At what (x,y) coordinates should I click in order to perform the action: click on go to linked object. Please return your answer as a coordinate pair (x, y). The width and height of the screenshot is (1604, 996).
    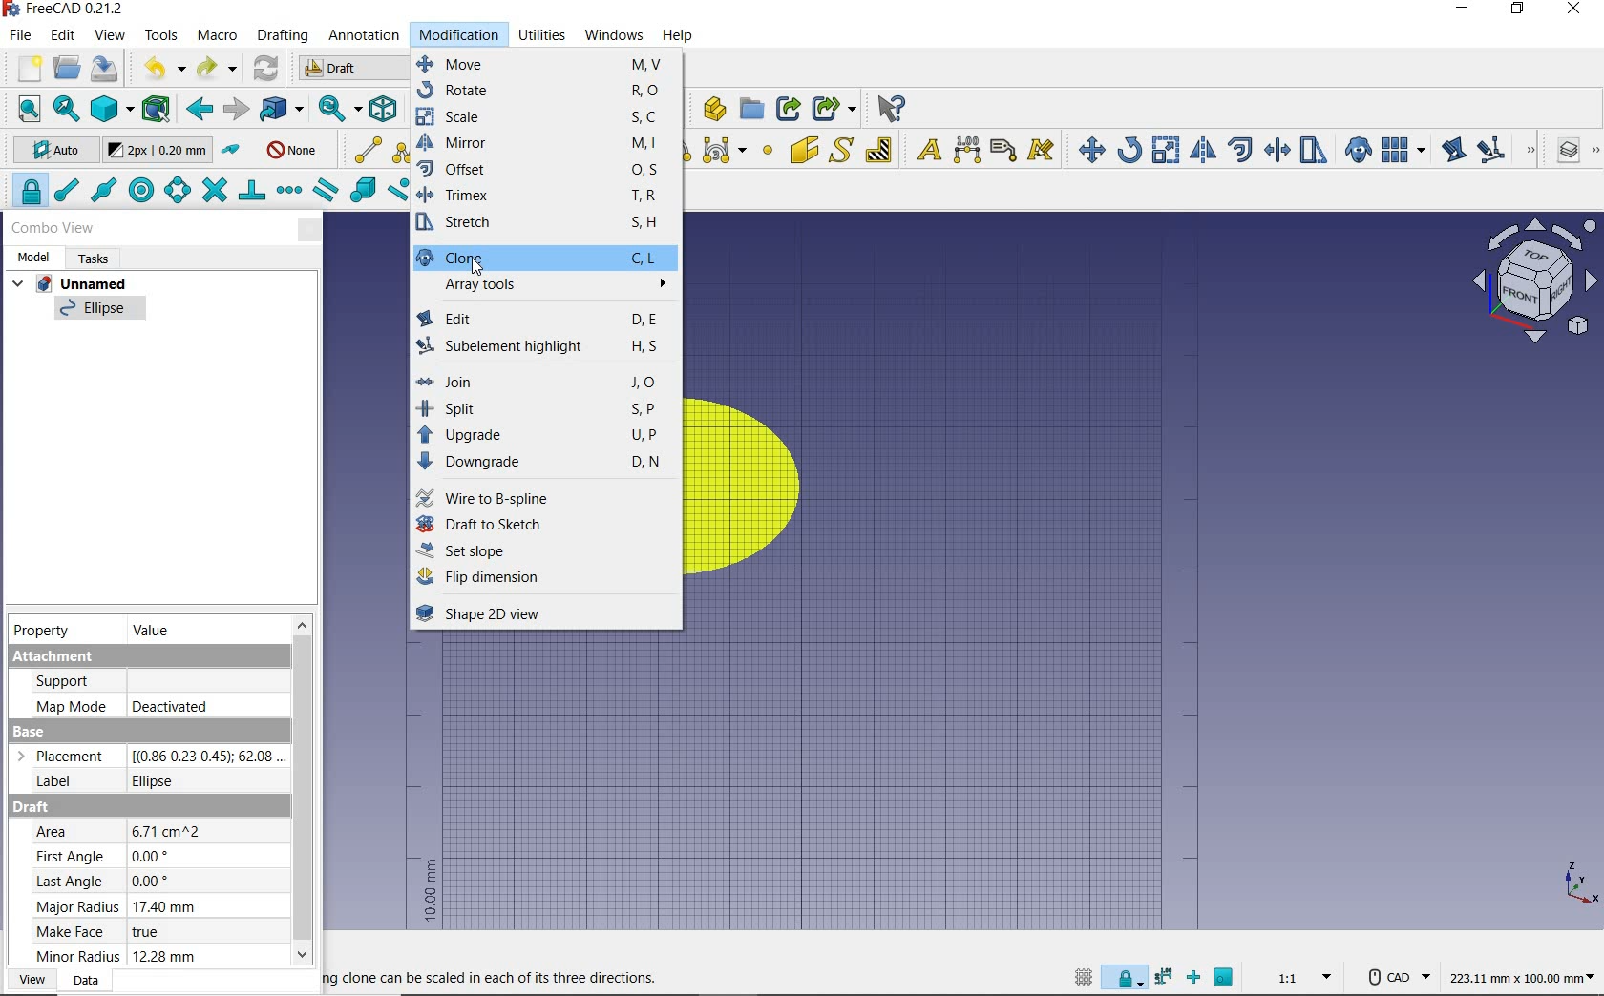
    Looking at the image, I should click on (281, 111).